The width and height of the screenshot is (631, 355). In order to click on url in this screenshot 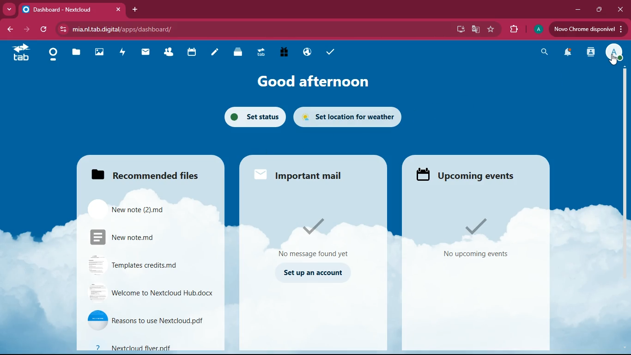, I will do `click(161, 29)`.